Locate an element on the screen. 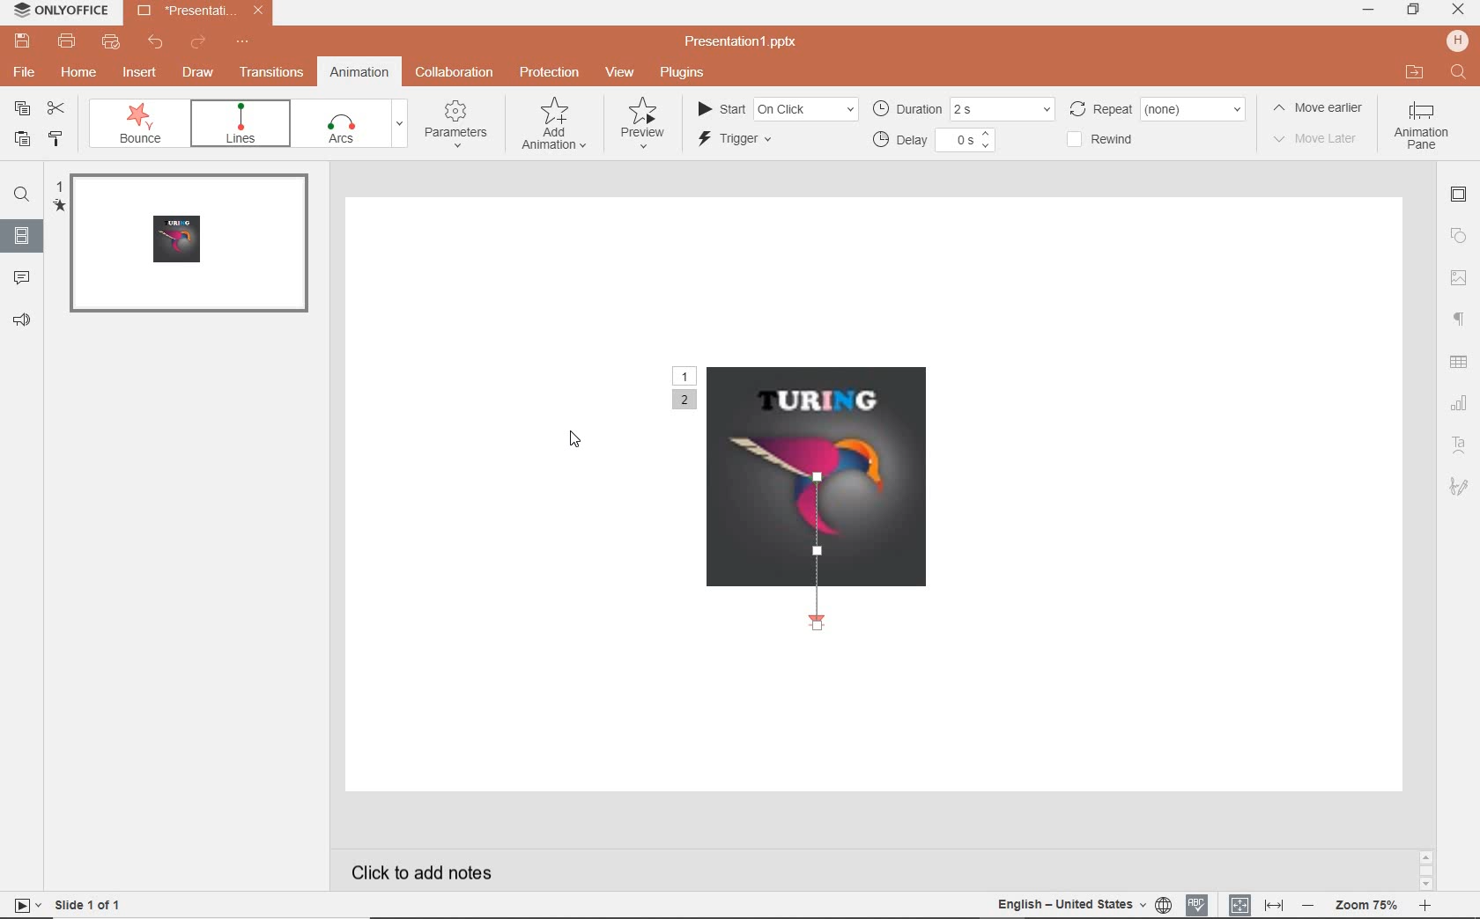  draw is located at coordinates (201, 74).